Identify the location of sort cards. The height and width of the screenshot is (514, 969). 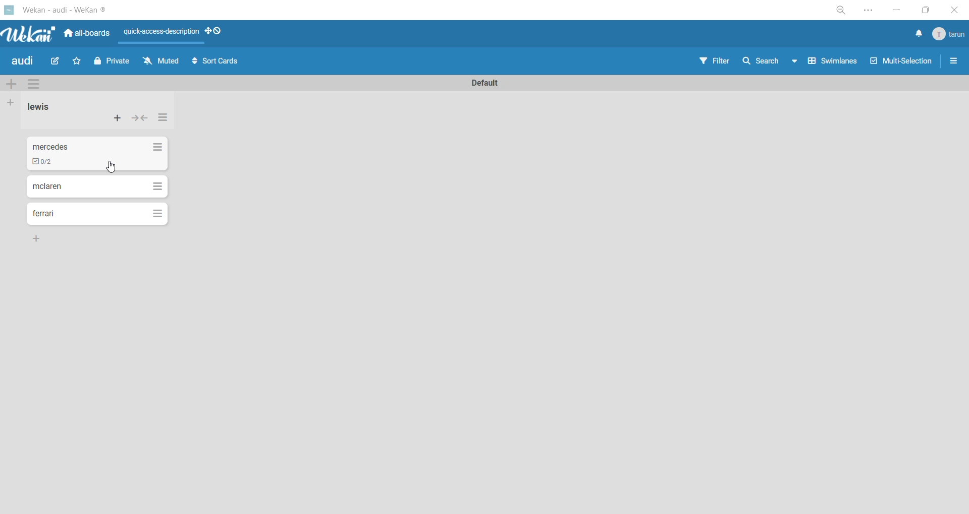
(216, 62).